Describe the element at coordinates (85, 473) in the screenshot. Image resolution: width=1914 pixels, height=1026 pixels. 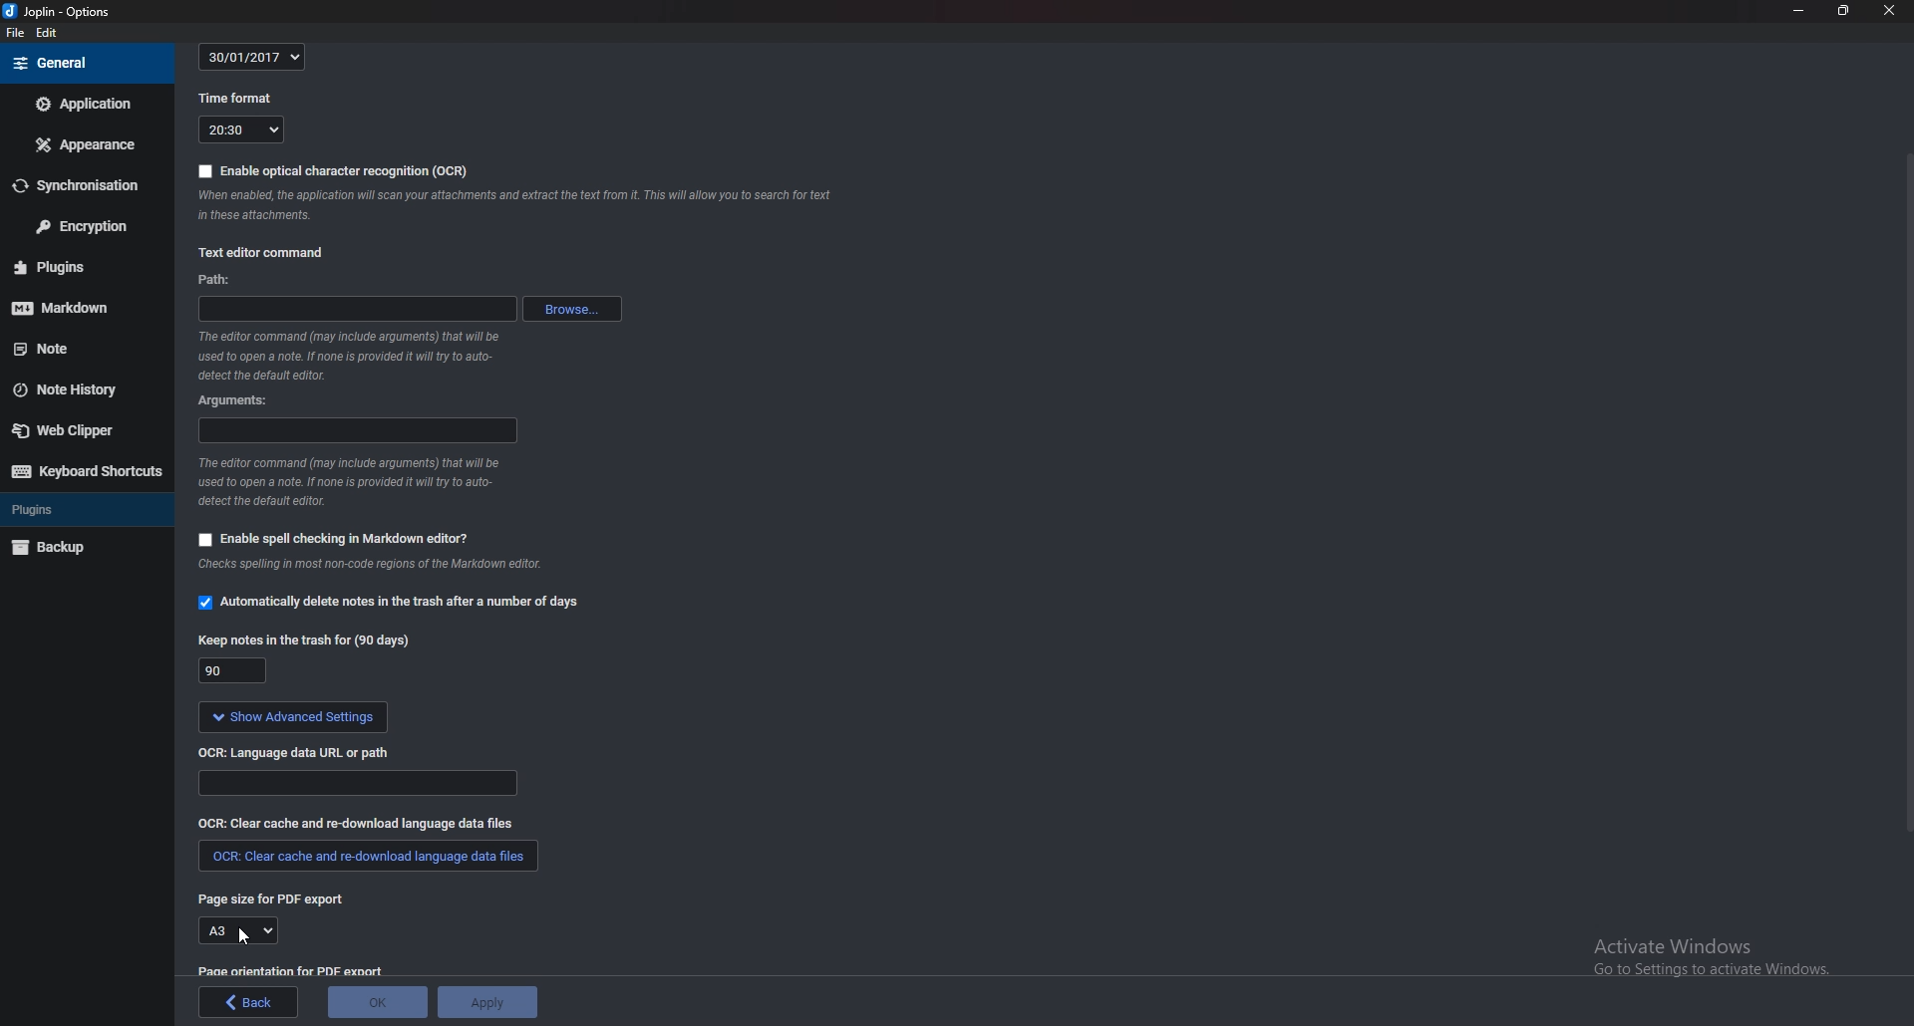
I see `Keyboard shortcuts` at that location.